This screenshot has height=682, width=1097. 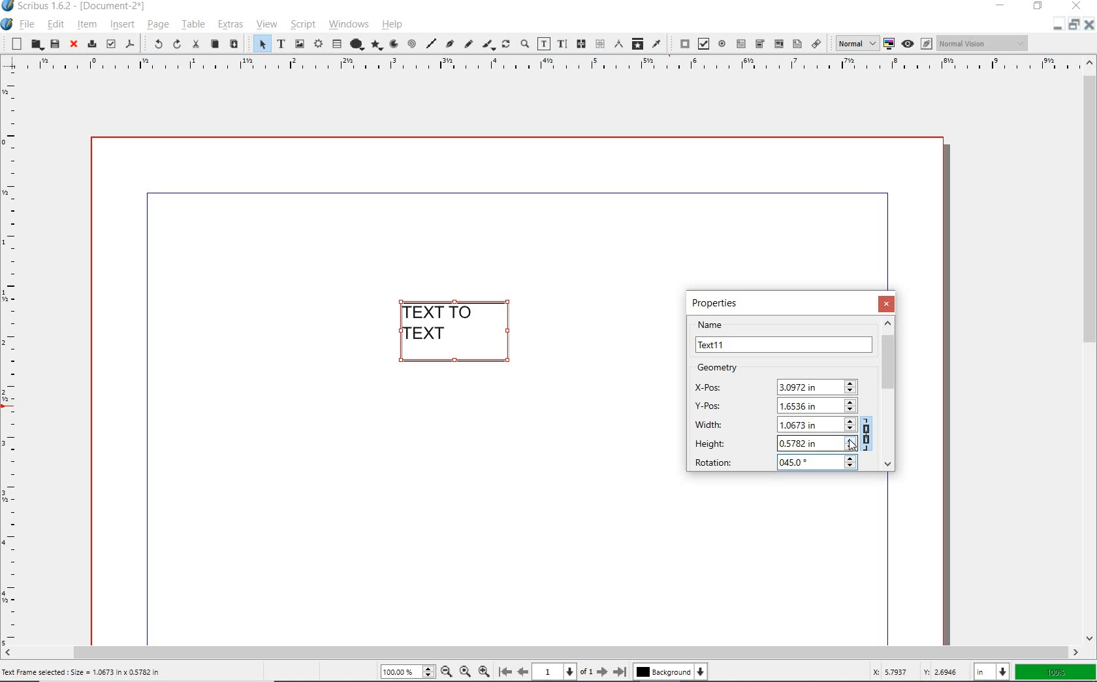 I want to click on HEIGHT, so click(x=776, y=442).